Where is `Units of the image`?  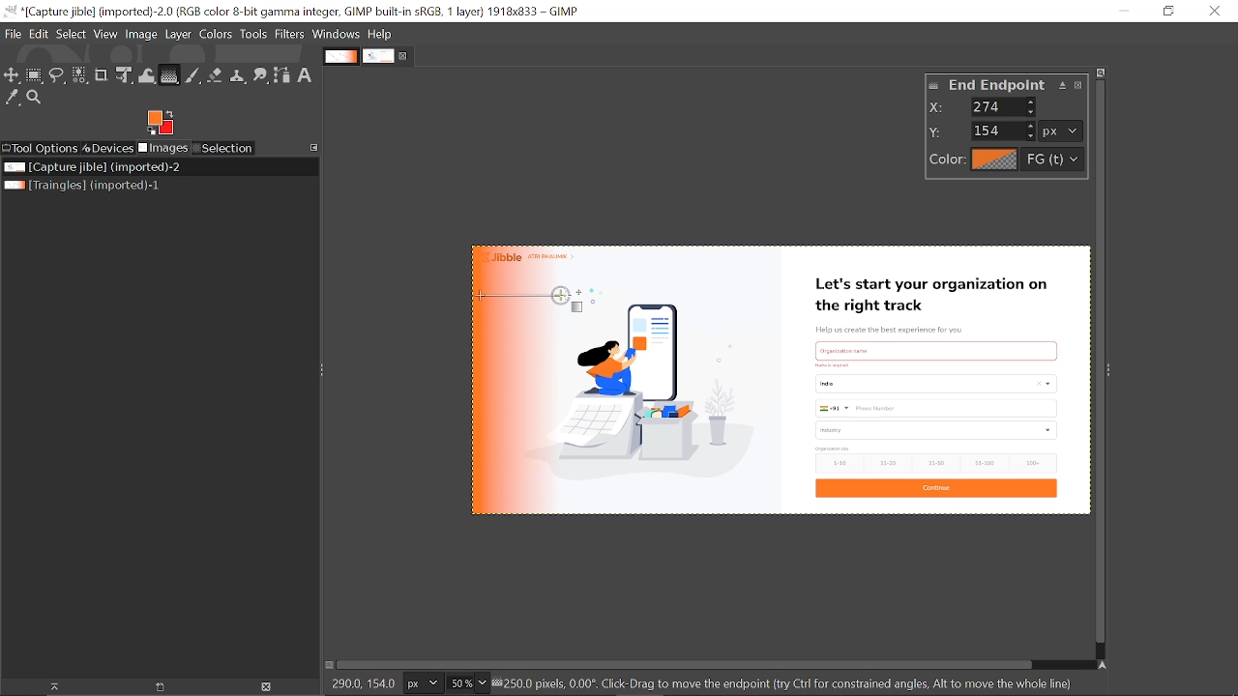
Units of the image is located at coordinates (426, 683).